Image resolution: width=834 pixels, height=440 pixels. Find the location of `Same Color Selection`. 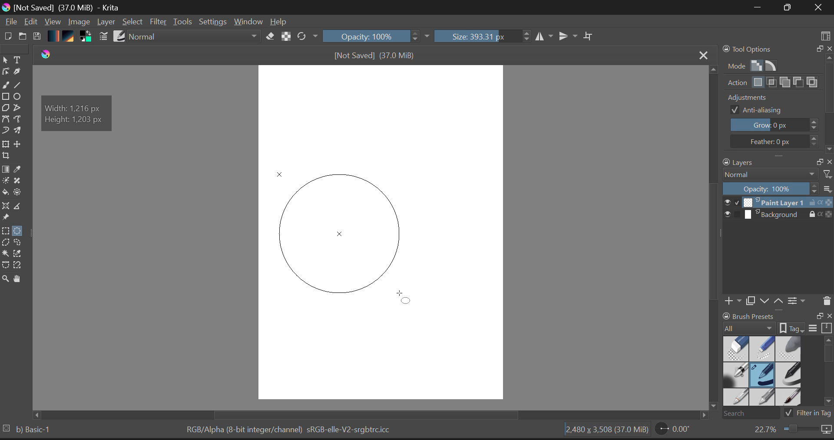

Same Color Selection is located at coordinates (20, 255).